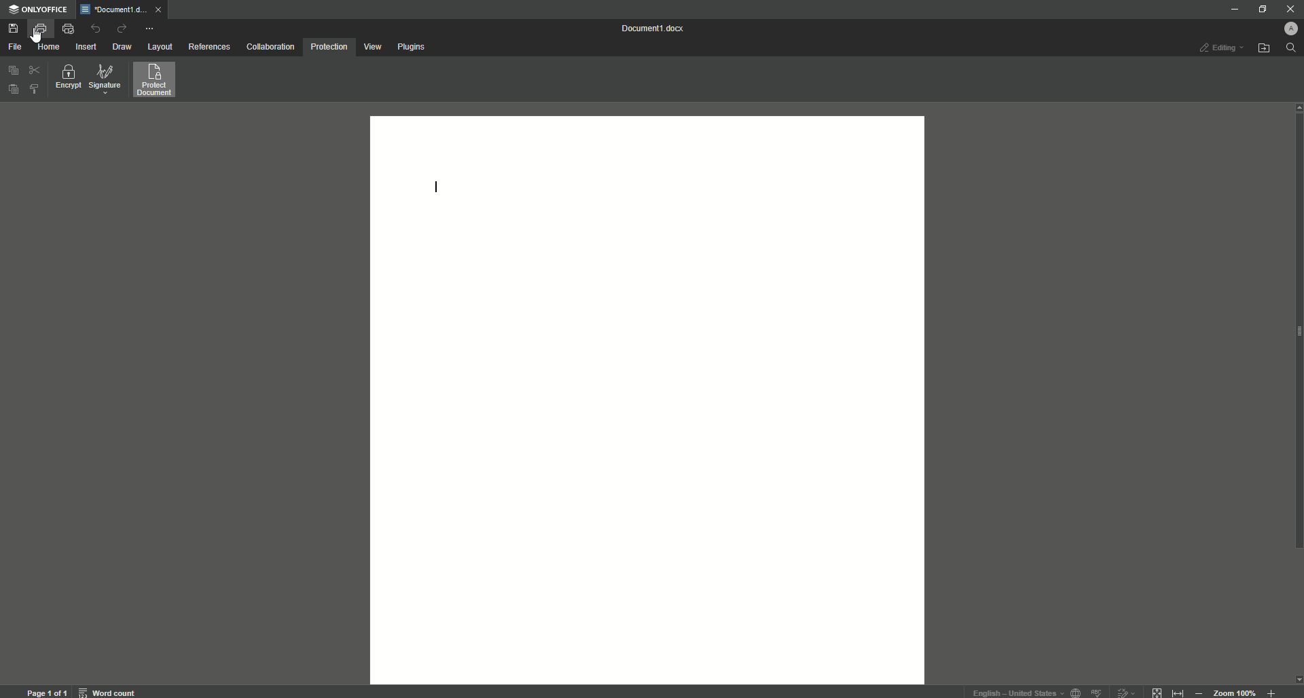 The width and height of the screenshot is (1304, 698). Describe the element at coordinates (1235, 692) in the screenshot. I see `zoom` at that location.